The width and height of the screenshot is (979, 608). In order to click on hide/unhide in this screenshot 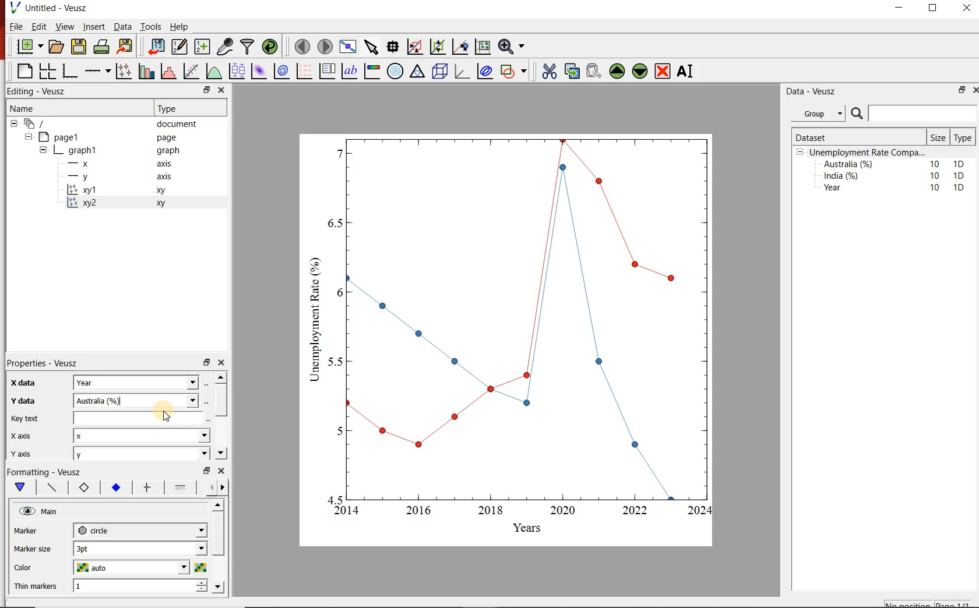, I will do `click(27, 511)`.